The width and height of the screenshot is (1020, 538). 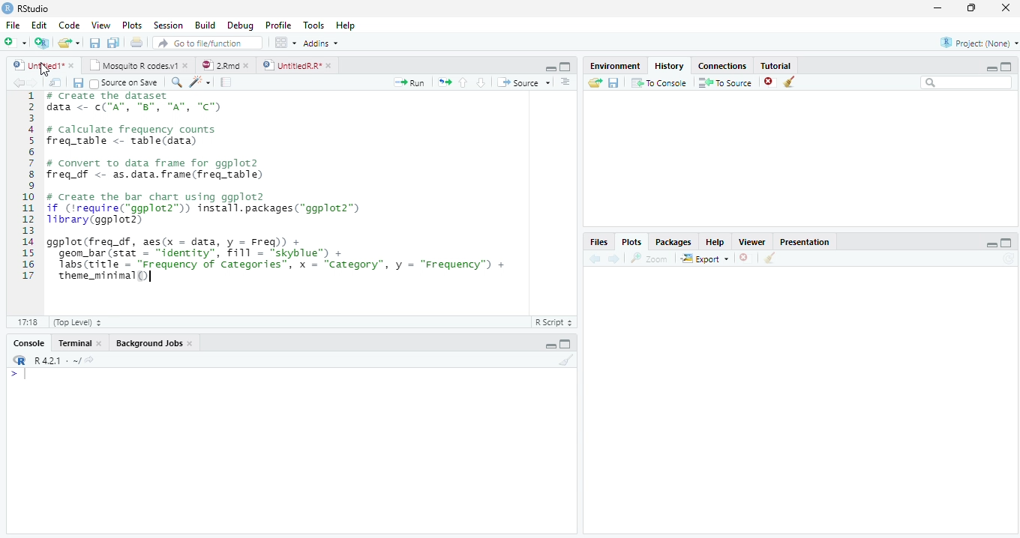 What do you see at coordinates (125, 82) in the screenshot?
I see `Source on Save` at bounding box center [125, 82].